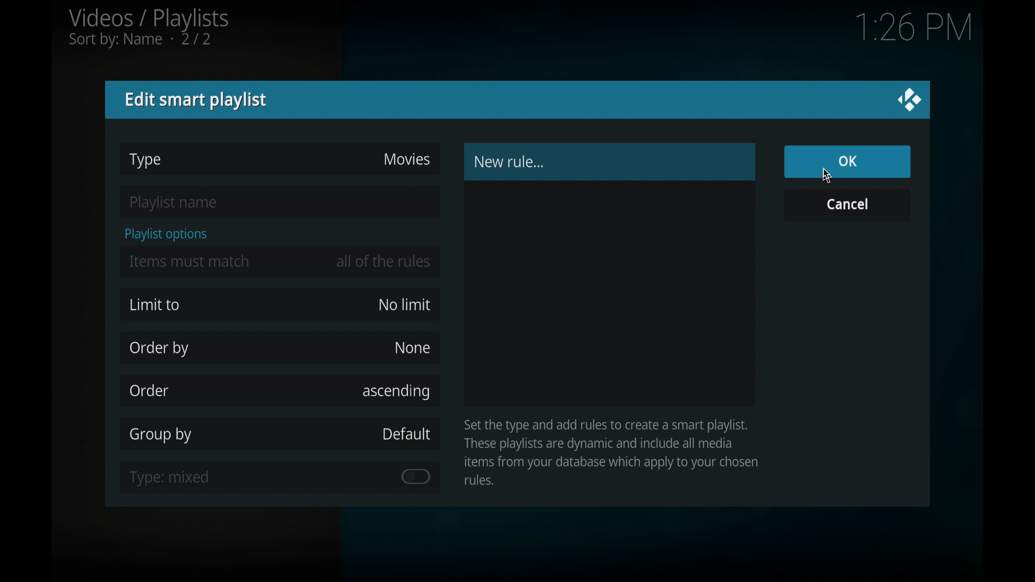 The width and height of the screenshot is (1035, 582). What do you see at coordinates (397, 391) in the screenshot?
I see `ascending` at bounding box center [397, 391].